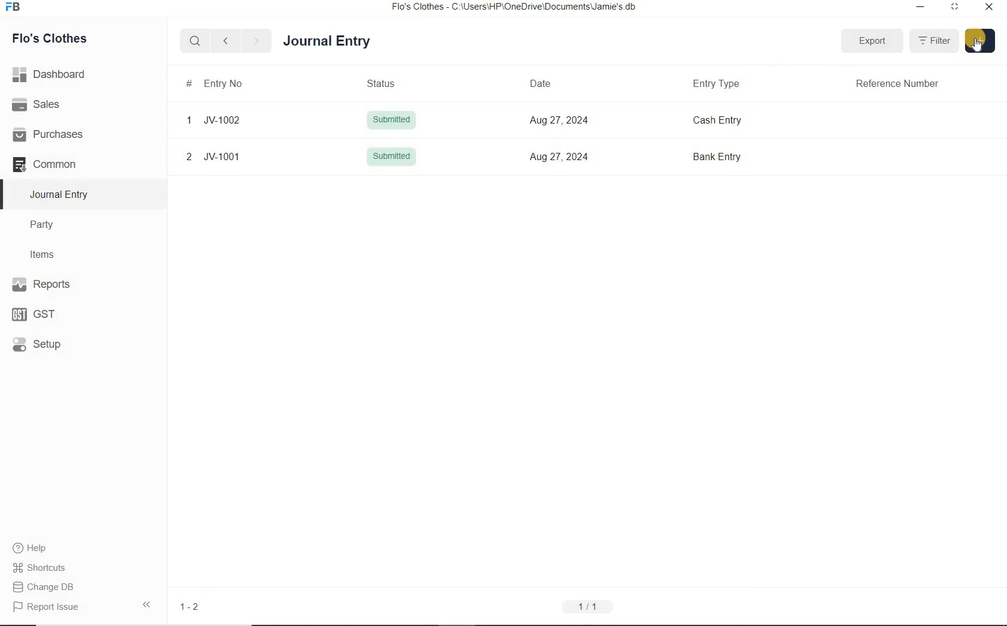  I want to click on add more, so click(979, 40).